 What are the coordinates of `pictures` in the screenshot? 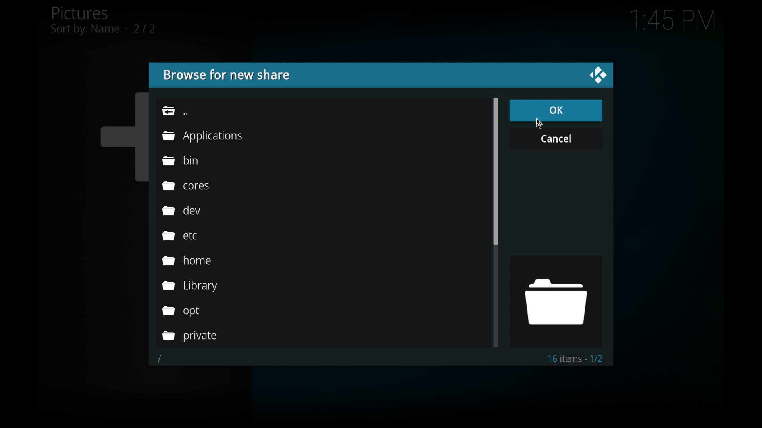 It's located at (103, 20).